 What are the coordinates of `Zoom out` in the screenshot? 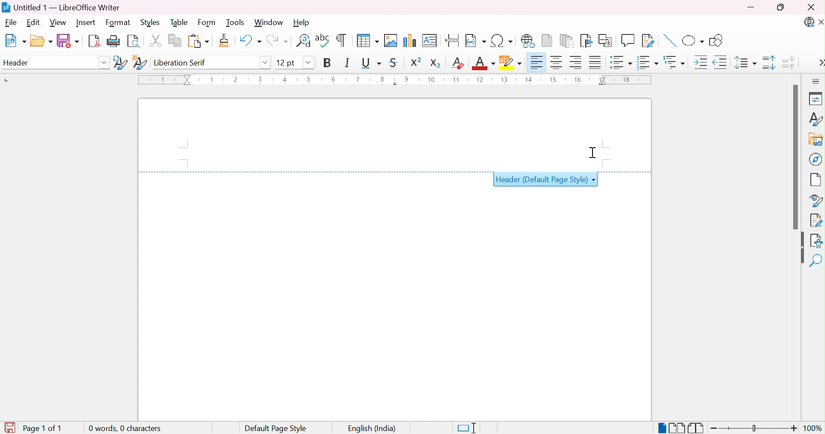 It's located at (714, 429).